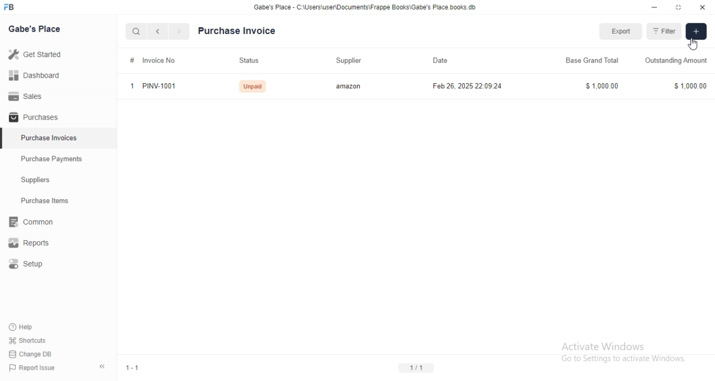 This screenshot has height=381, width=715. I want to click on Add new Purchase Invoice, so click(696, 31).